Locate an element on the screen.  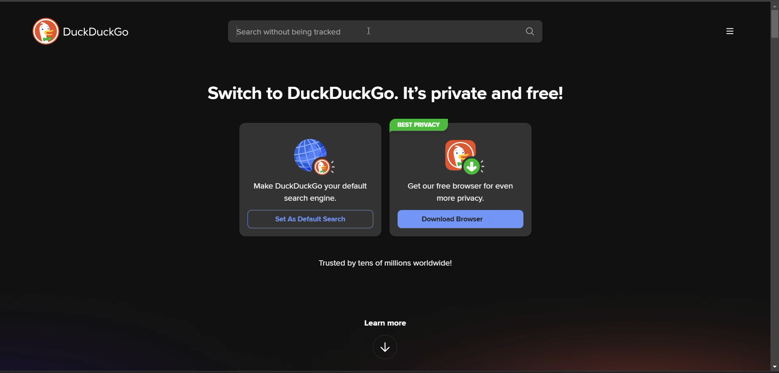
logo is located at coordinates (46, 31).